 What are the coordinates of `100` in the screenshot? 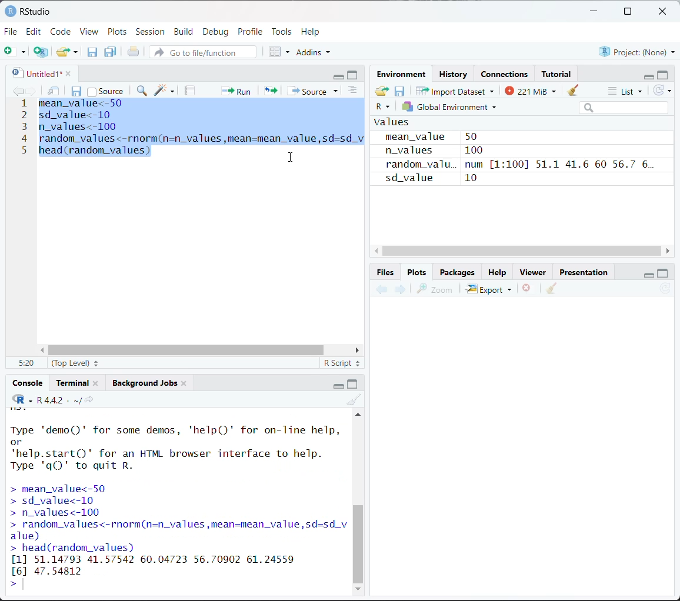 It's located at (476, 150).